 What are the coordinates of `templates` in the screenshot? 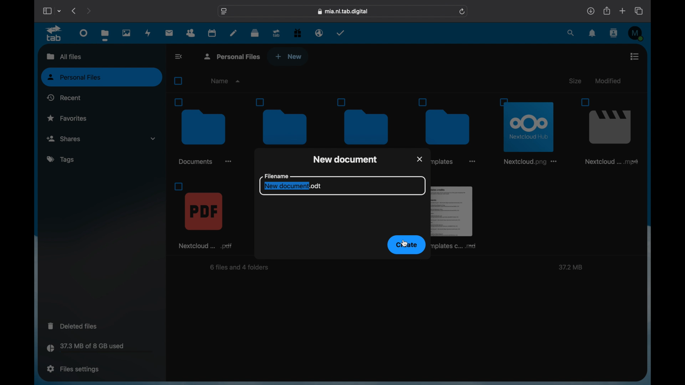 It's located at (456, 216).